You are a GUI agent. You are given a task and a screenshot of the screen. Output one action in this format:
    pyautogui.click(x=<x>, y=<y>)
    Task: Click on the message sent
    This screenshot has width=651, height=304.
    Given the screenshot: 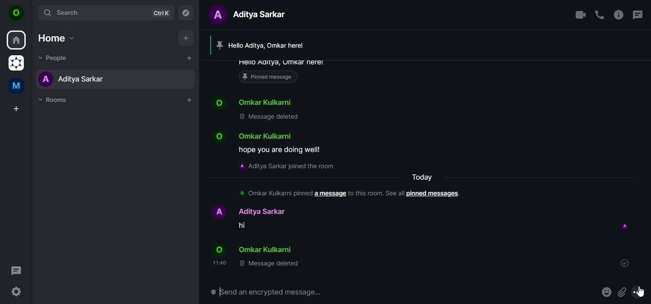 What is the action you would take?
    pyautogui.click(x=626, y=263)
    